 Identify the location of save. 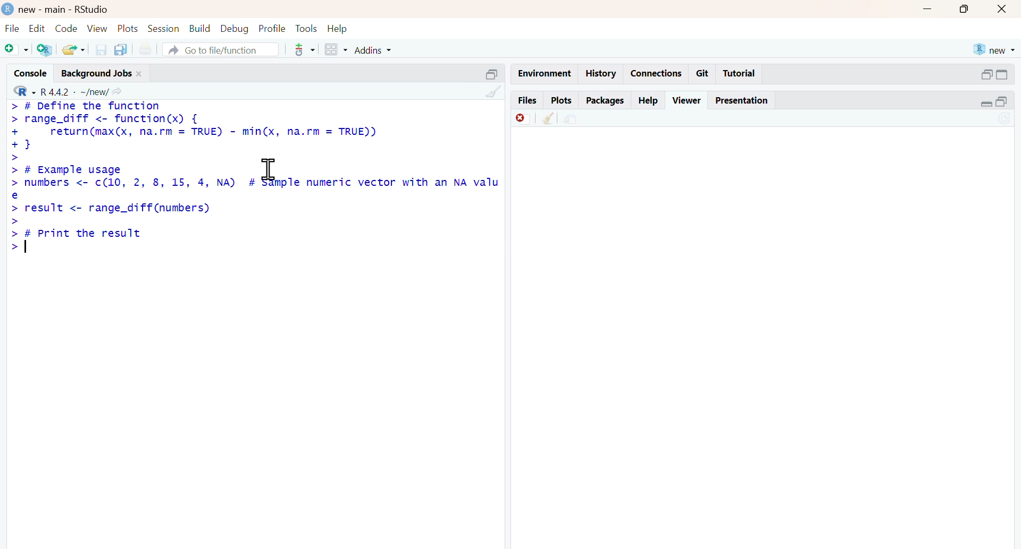
(102, 50).